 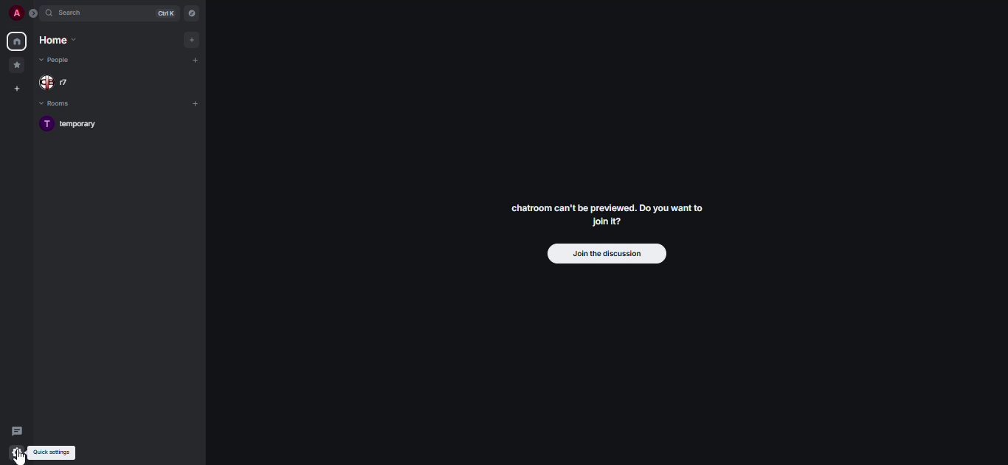 What do you see at coordinates (162, 14) in the screenshot?
I see `ctrl K` at bounding box center [162, 14].